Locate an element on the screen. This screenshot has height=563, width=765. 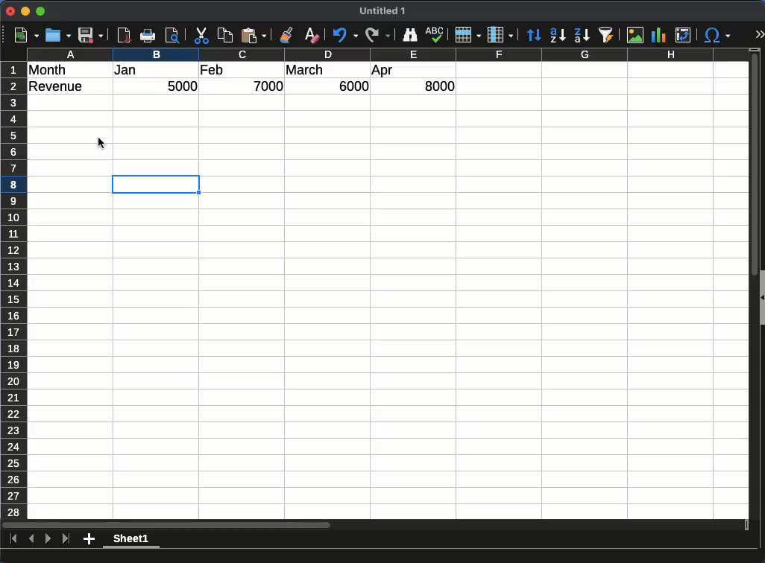
selected cell is located at coordinates (156, 184).